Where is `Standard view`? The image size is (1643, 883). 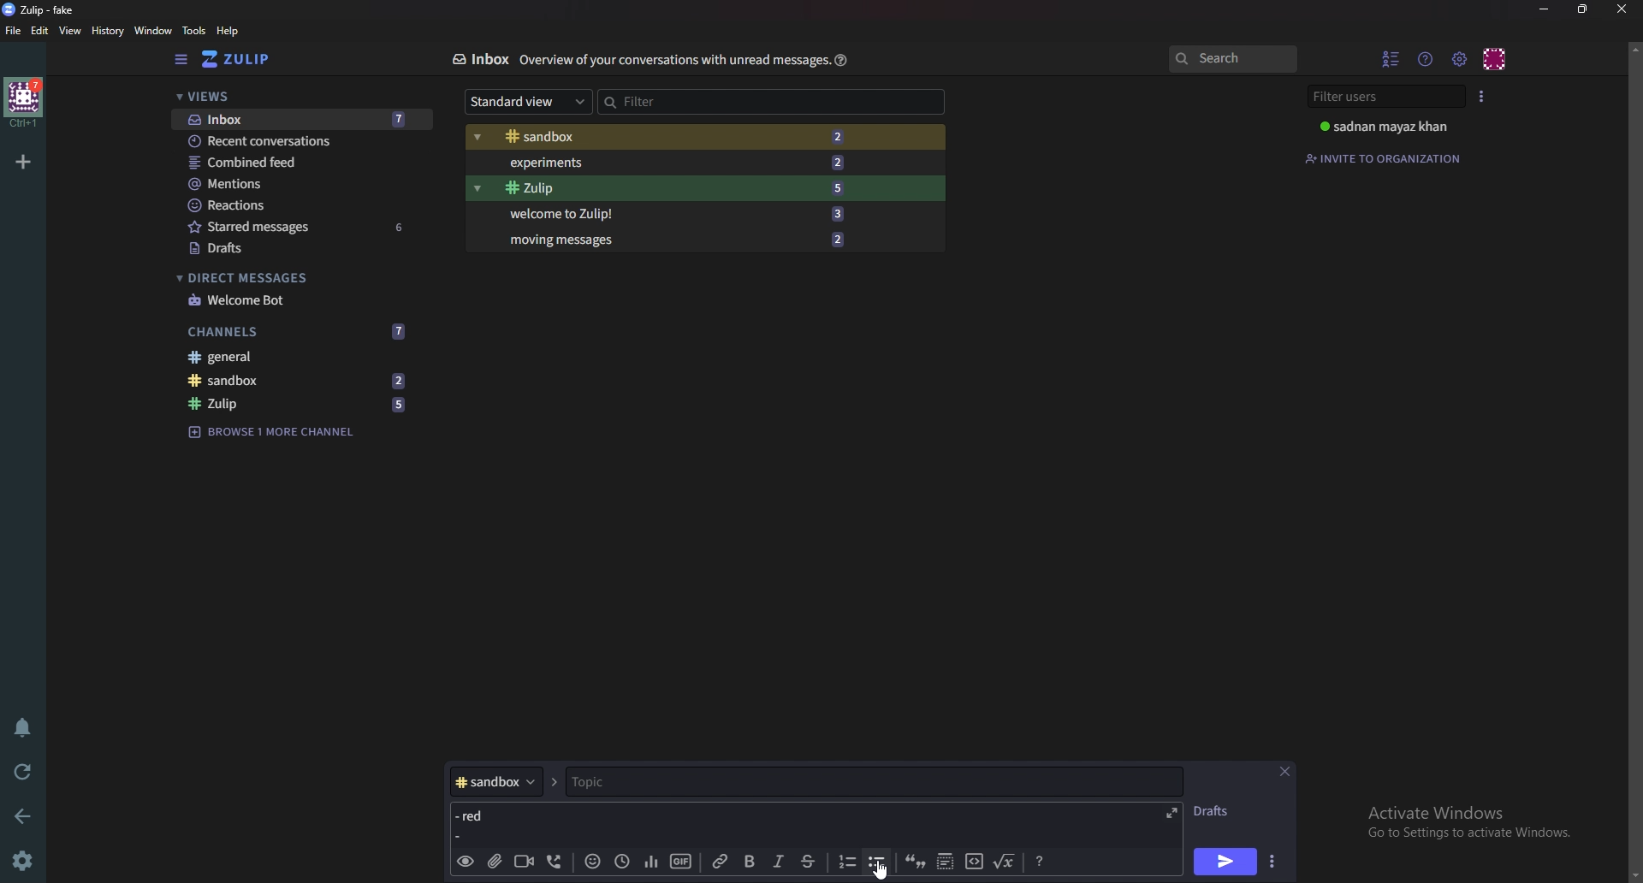
Standard view is located at coordinates (529, 100).